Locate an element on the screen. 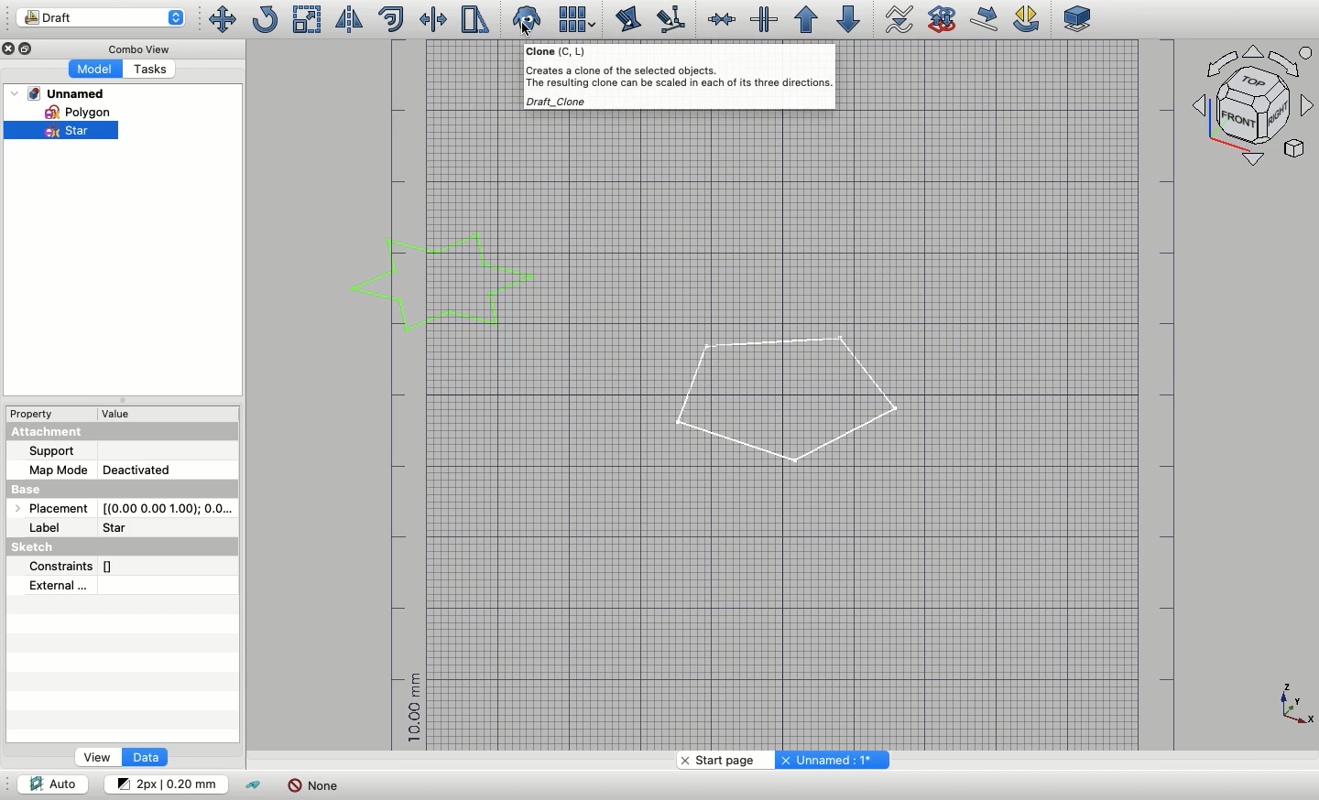  Close clone is located at coordinates (529, 20).